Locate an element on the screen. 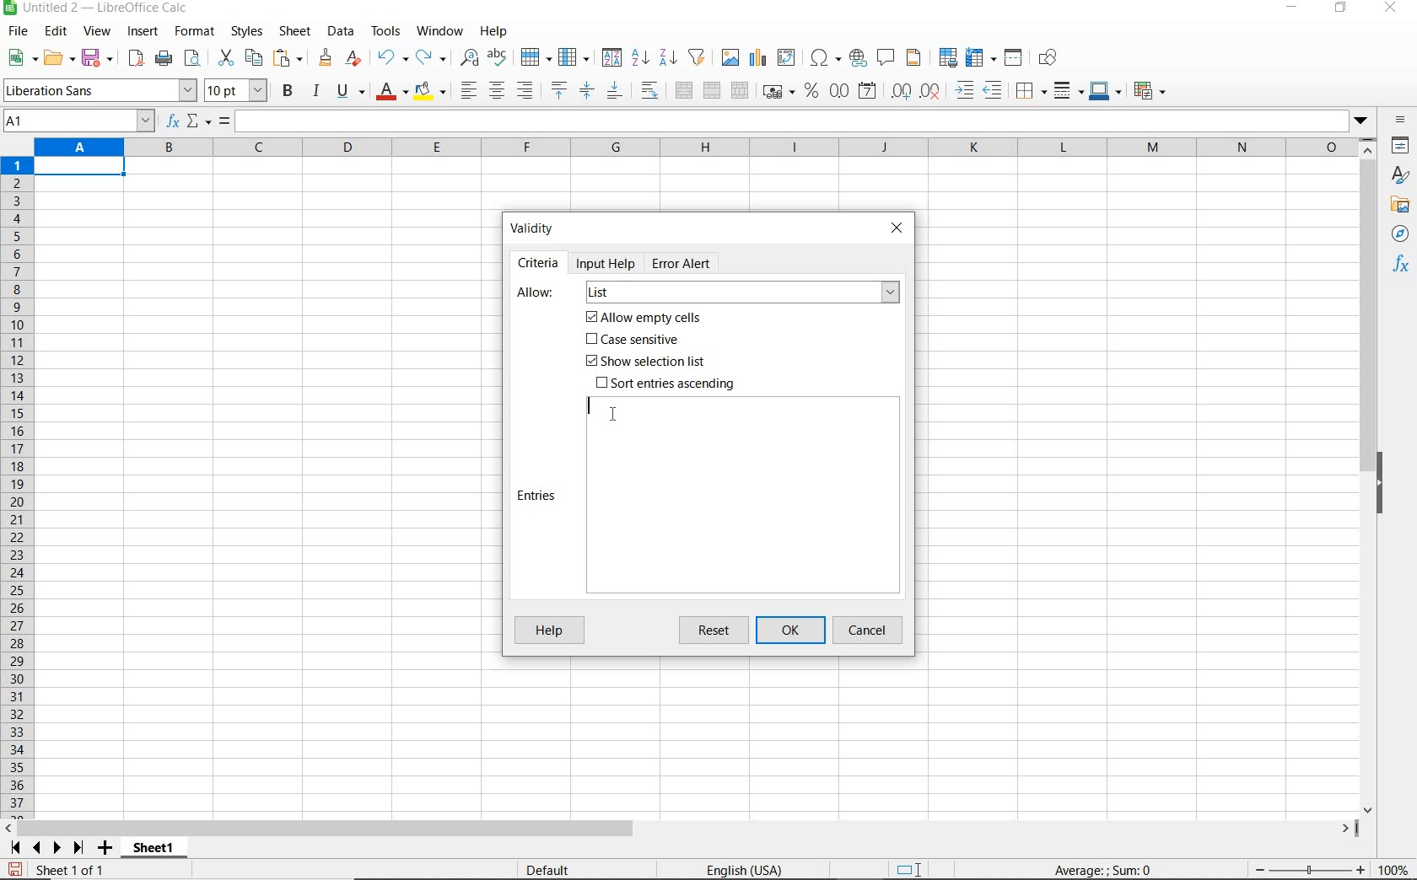  add sheet is located at coordinates (103, 850).